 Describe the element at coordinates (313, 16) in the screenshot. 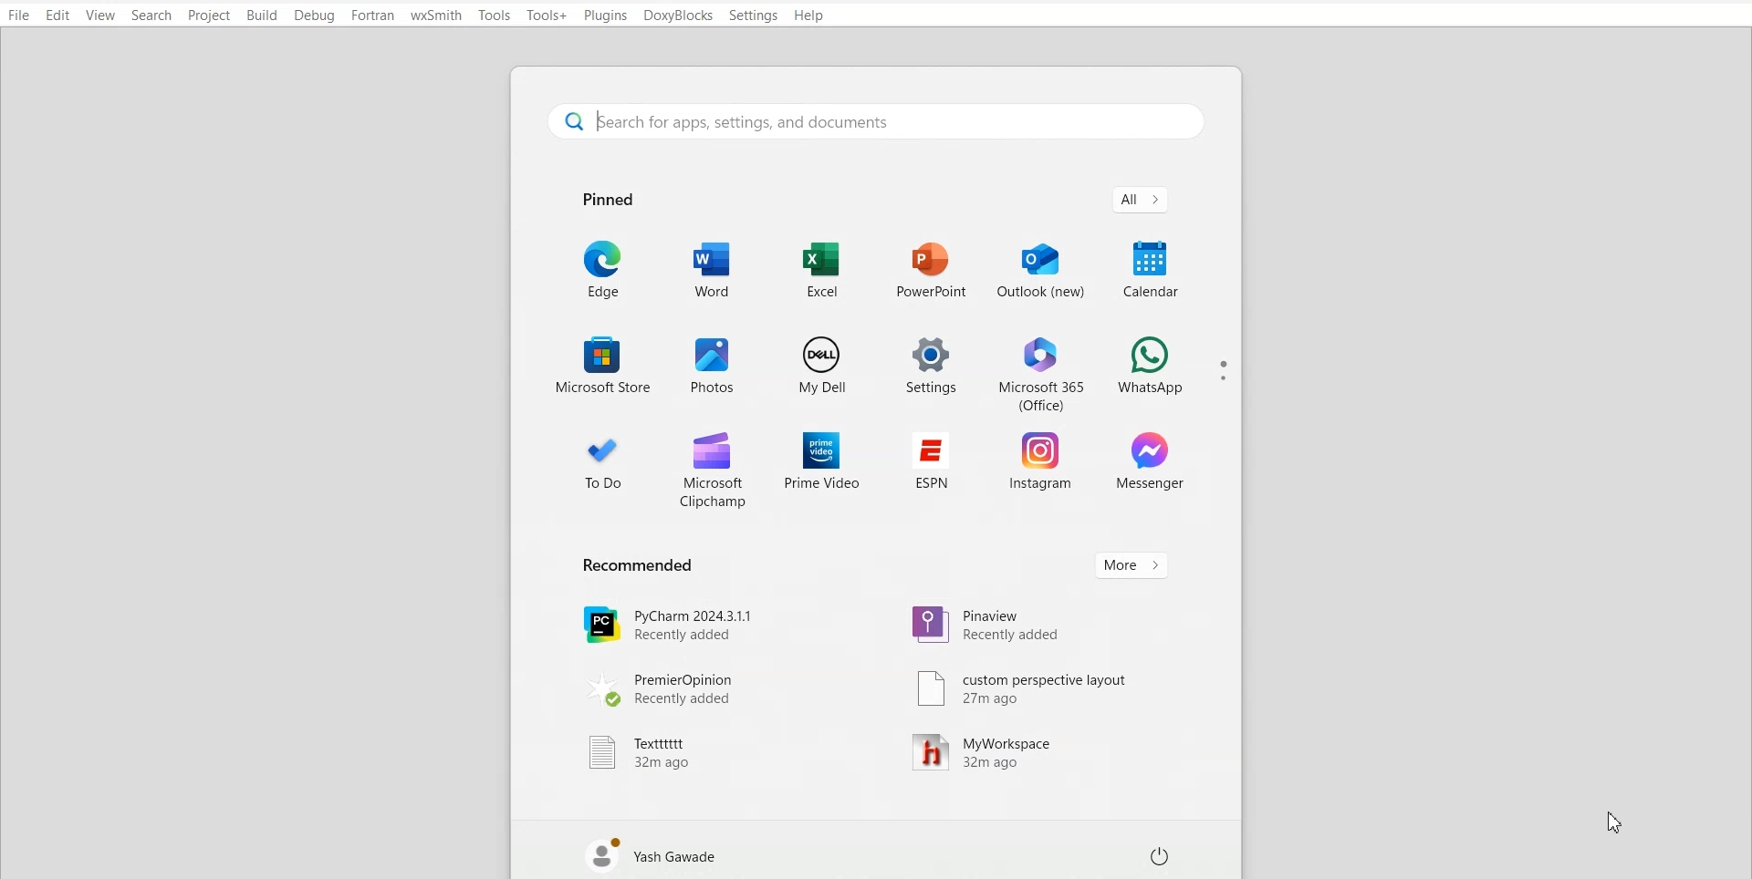

I see `Debug` at that location.